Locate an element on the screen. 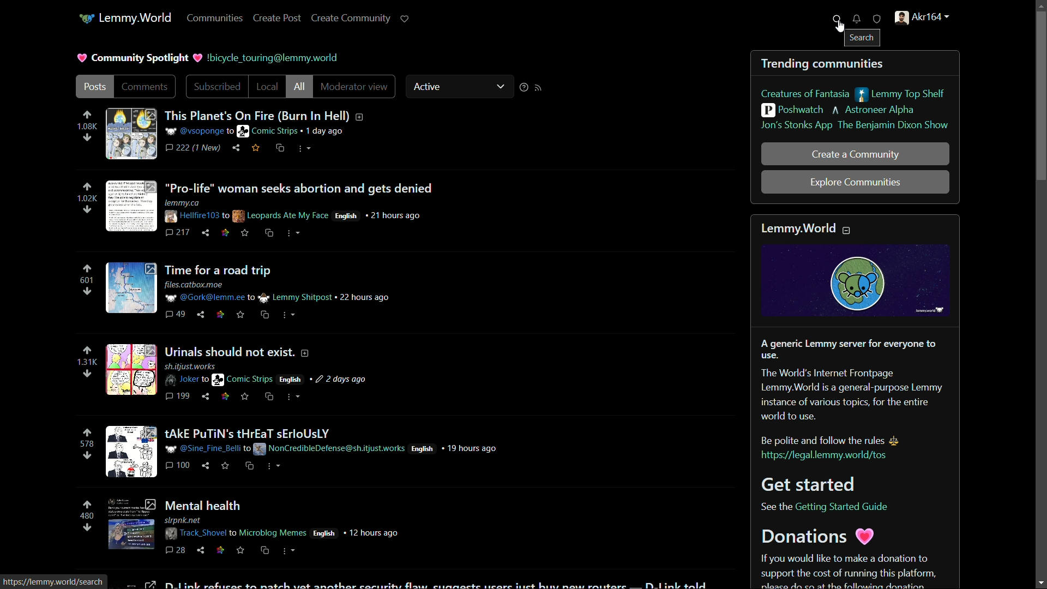 The width and height of the screenshot is (1047, 589). post-1 is located at coordinates (233, 131).